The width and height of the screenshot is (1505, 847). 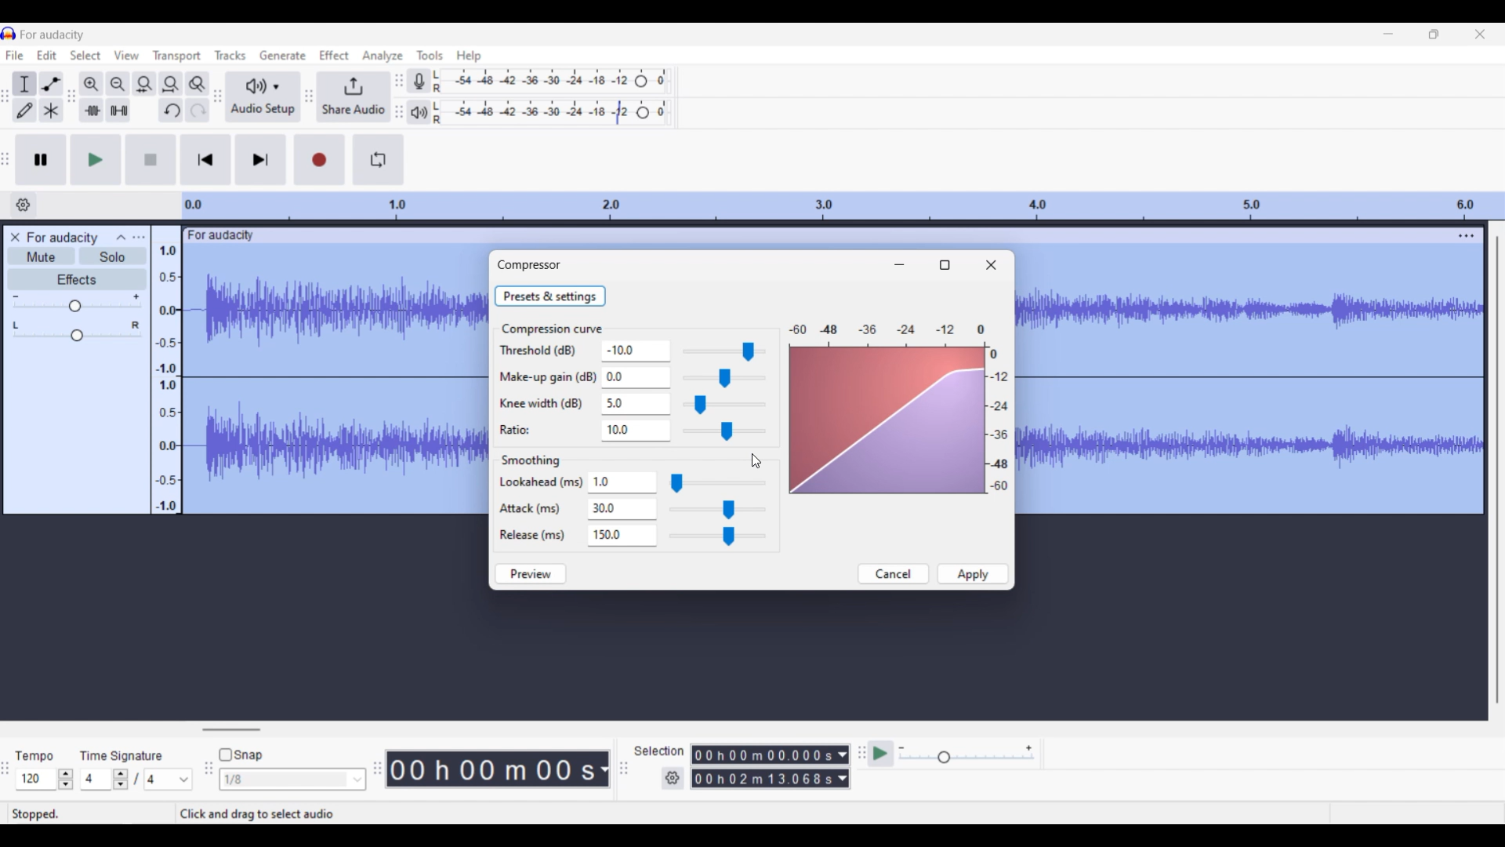 What do you see at coordinates (63, 238) in the screenshot?
I see `Project name` at bounding box center [63, 238].